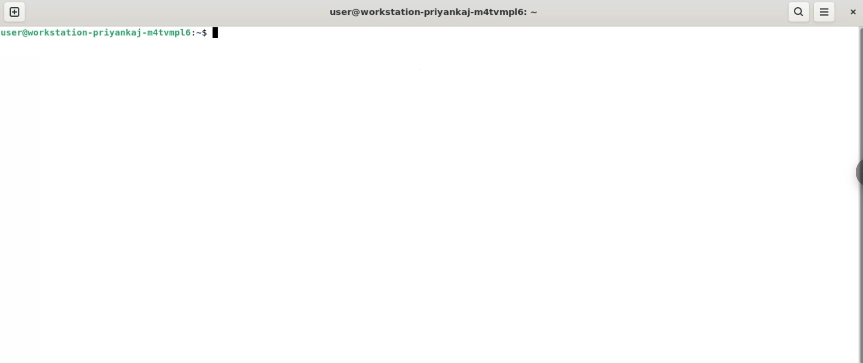  What do you see at coordinates (853, 171) in the screenshot?
I see `Toggle button` at bounding box center [853, 171].